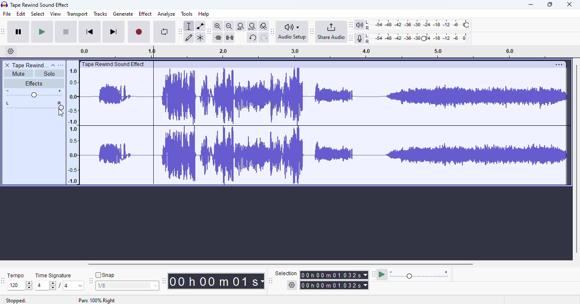 Image resolution: width=580 pixels, height=304 pixels. What do you see at coordinates (166, 14) in the screenshot?
I see `analyze` at bounding box center [166, 14].